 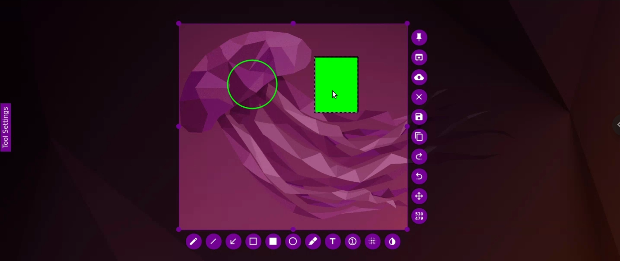 What do you see at coordinates (194, 242) in the screenshot?
I see `pencil` at bounding box center [194, 242].